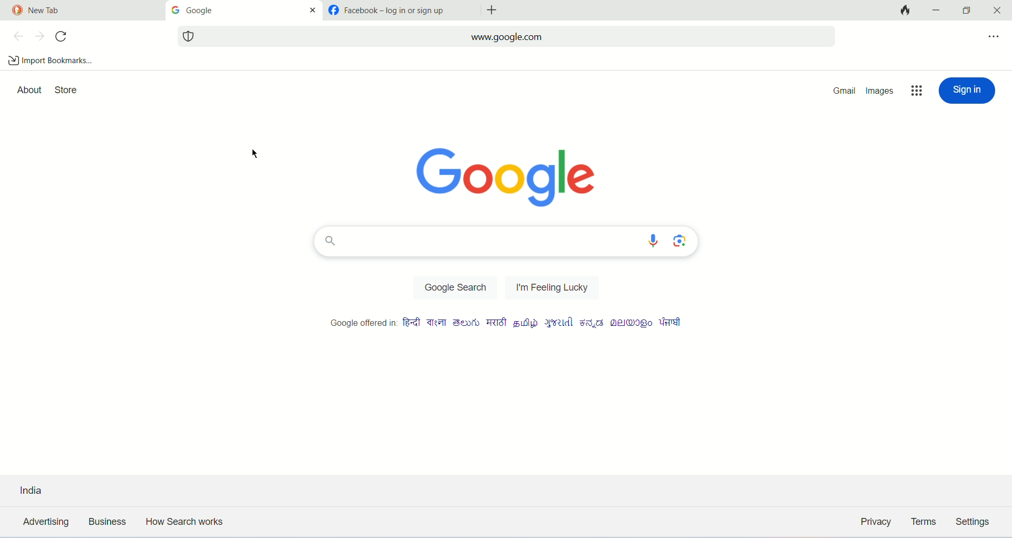 The width and height of the screenshot is (1012, 538). I want to click on add tabs, so click(492, 11).